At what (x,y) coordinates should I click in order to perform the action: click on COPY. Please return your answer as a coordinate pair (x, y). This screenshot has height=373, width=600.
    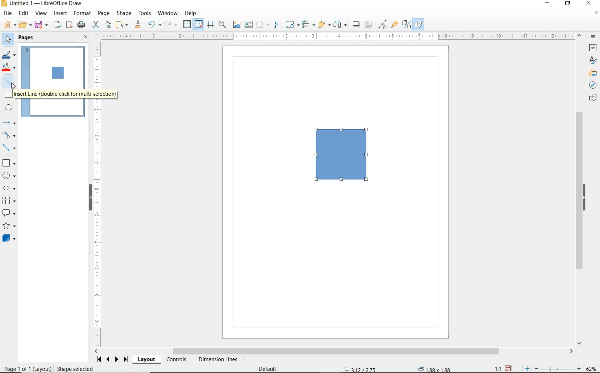
    Looking at the image, I should click on (107, 25).